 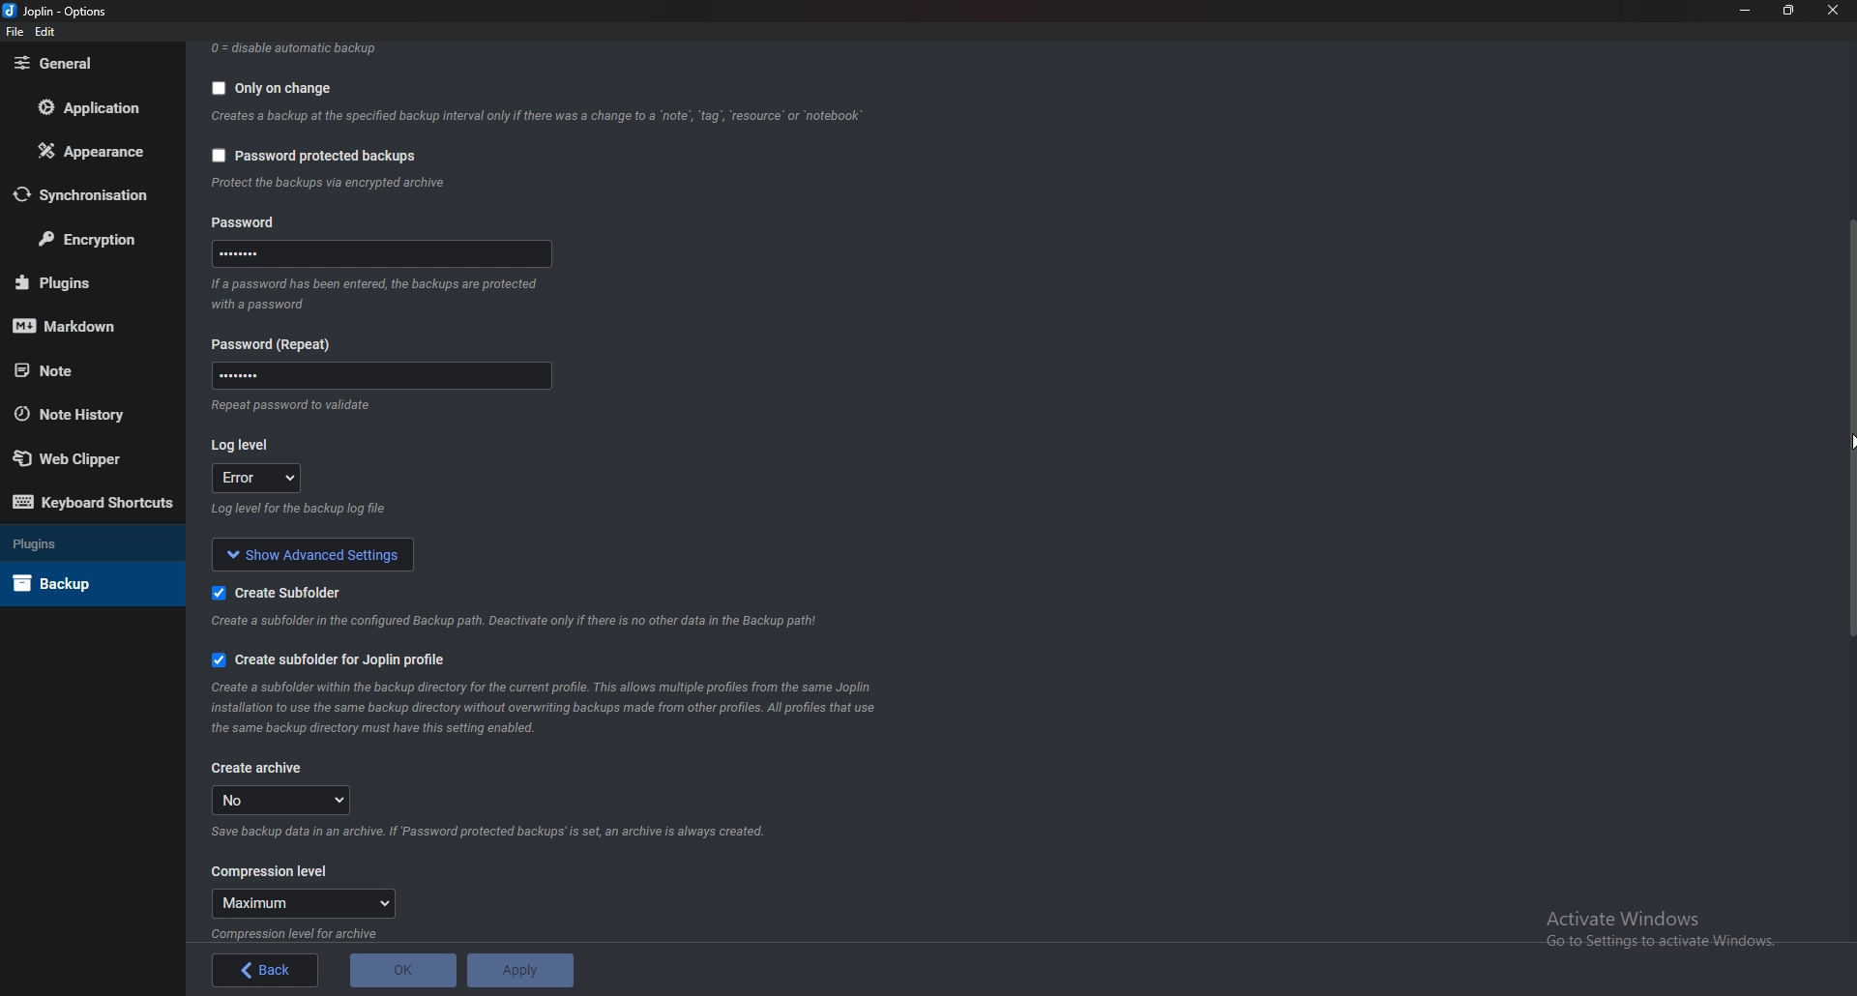 What do you see at coordinates (1851, 438) in the screenshot?
I see `cursor` at bounding box center [1851, 438].